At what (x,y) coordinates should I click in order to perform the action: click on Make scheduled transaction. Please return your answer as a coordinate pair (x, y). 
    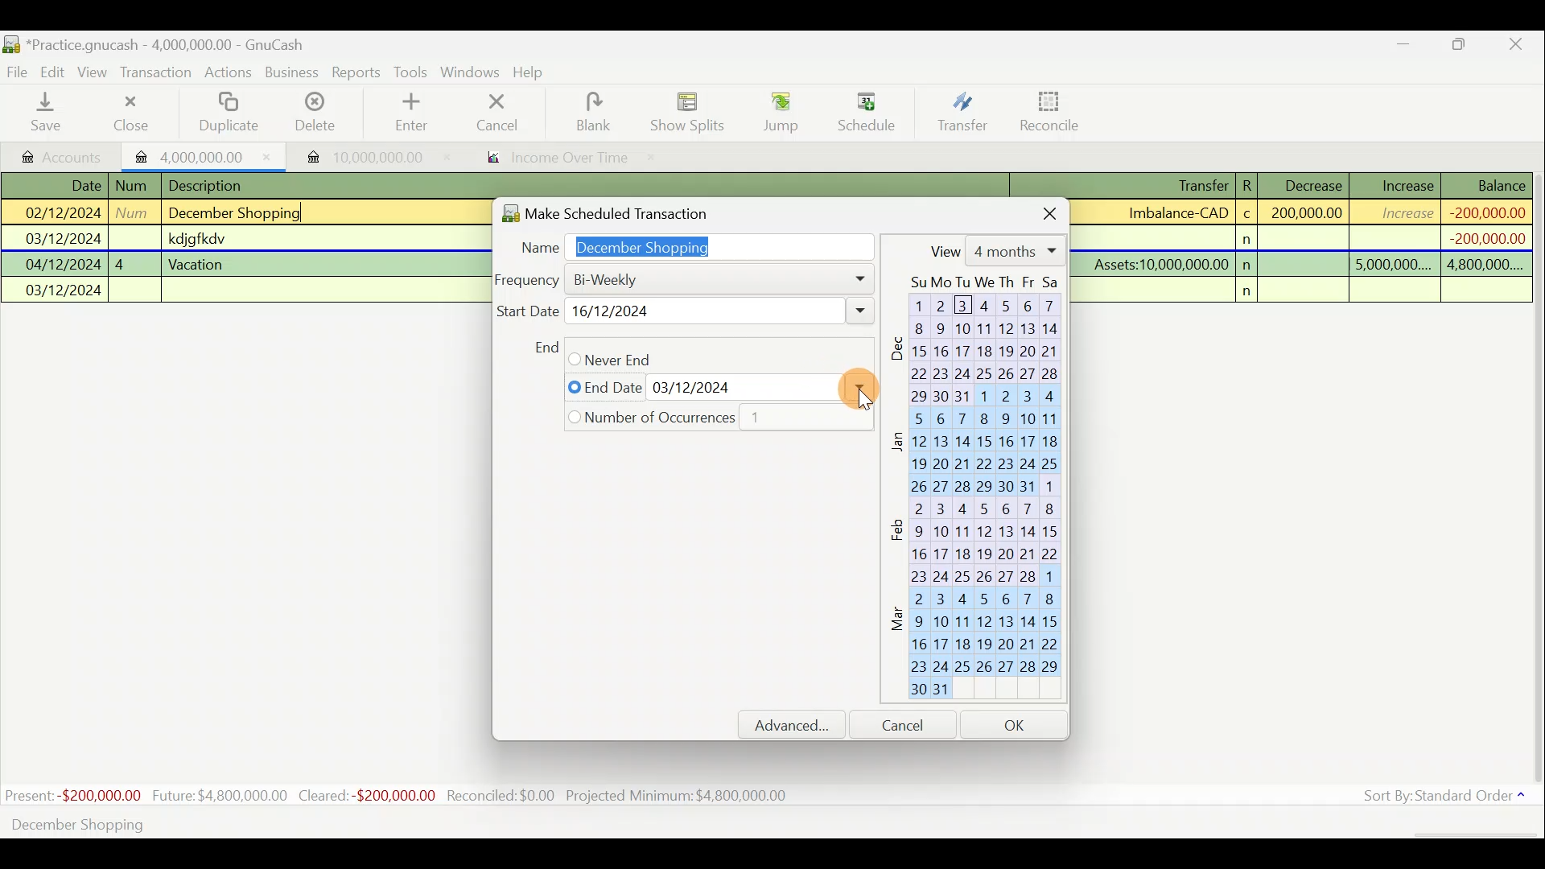
    Looking at the image, I should click on (631, 210).